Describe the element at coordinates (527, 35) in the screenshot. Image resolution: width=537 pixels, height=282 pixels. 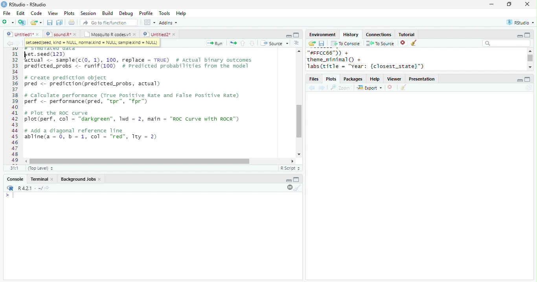
I see `maximize` at that location.